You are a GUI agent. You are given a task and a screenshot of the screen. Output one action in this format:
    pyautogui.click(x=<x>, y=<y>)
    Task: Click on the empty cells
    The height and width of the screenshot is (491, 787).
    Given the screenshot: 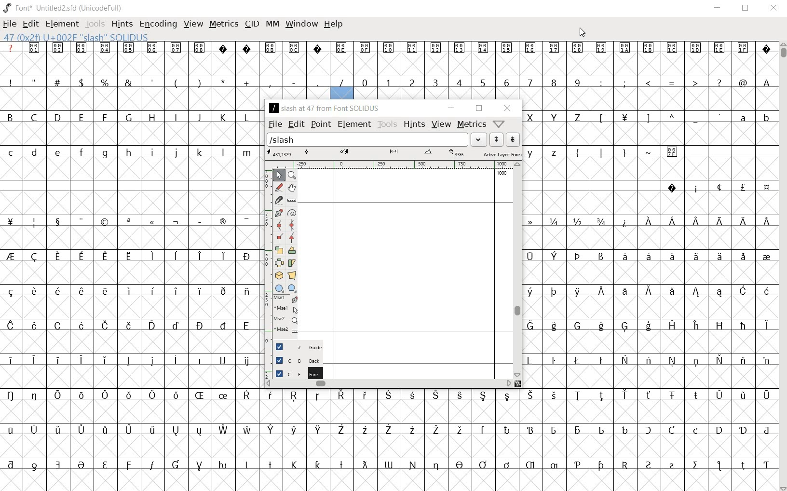 What is the action you would take?
    pyautogui.click(x=389, y=65)
    